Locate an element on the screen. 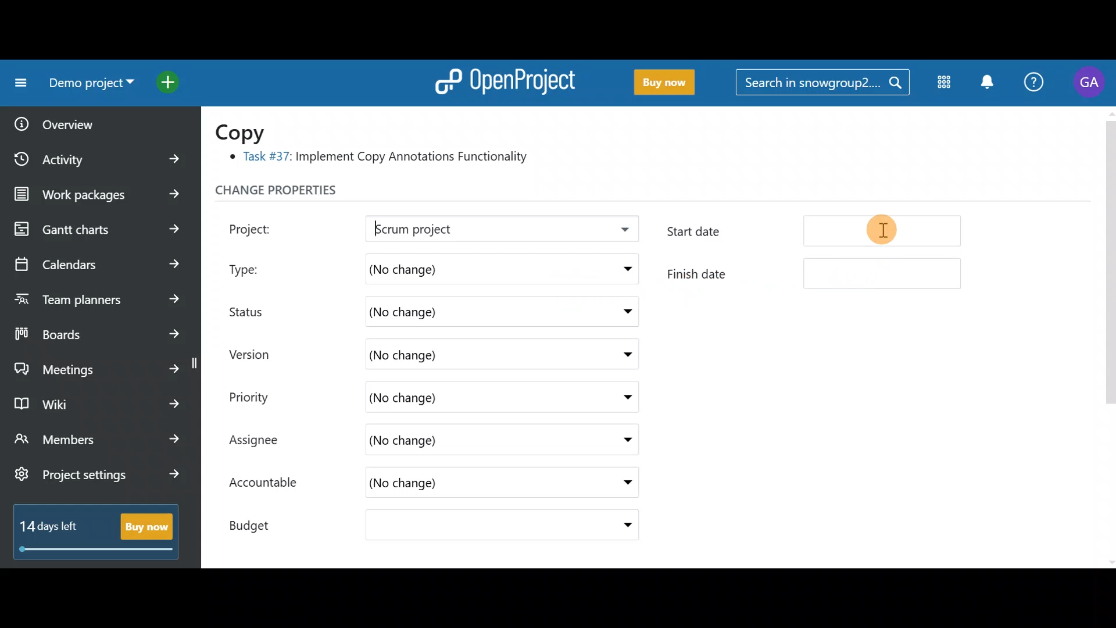 The image size is (1116, 628). Demo project is located at coordinates (468, 230).